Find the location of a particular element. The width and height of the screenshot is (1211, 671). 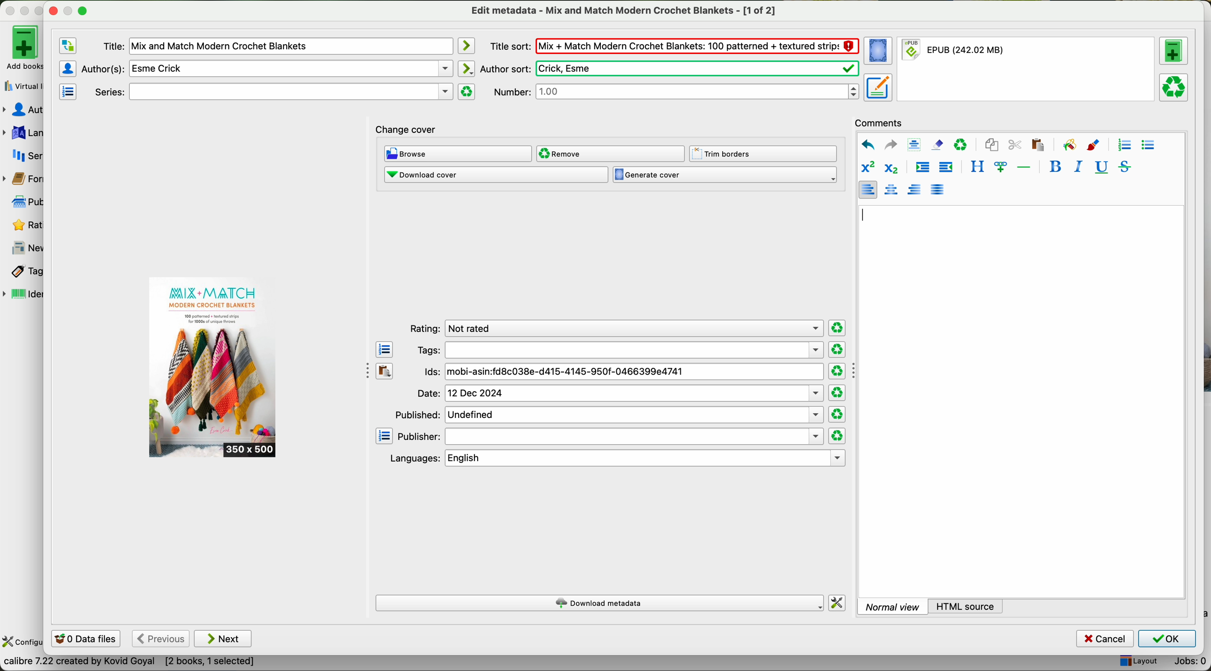

insert separator is located at coordinates (1025, 166).